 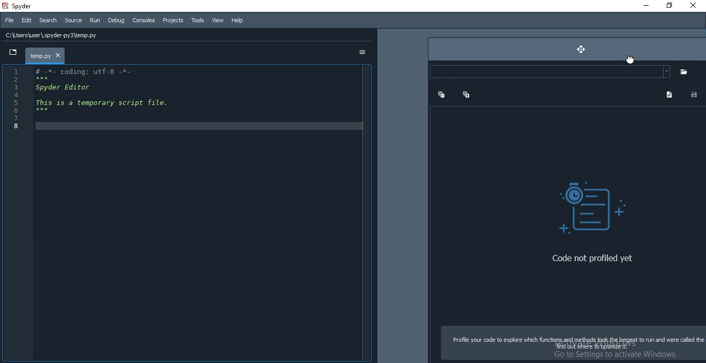 What do you see at coordinates (668, 72) in the screenshot?
I see `dropdown` at bounding box center [668, 72].